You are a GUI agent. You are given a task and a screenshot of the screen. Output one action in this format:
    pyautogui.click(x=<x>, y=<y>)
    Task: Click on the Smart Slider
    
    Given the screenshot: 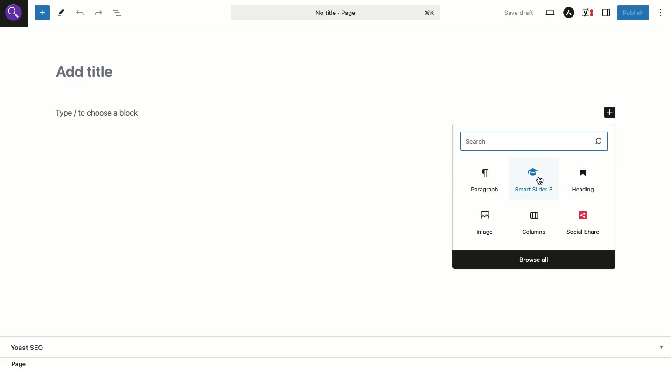 What is the action you would take?
    pyautogui.click(x=536, y=180)
    